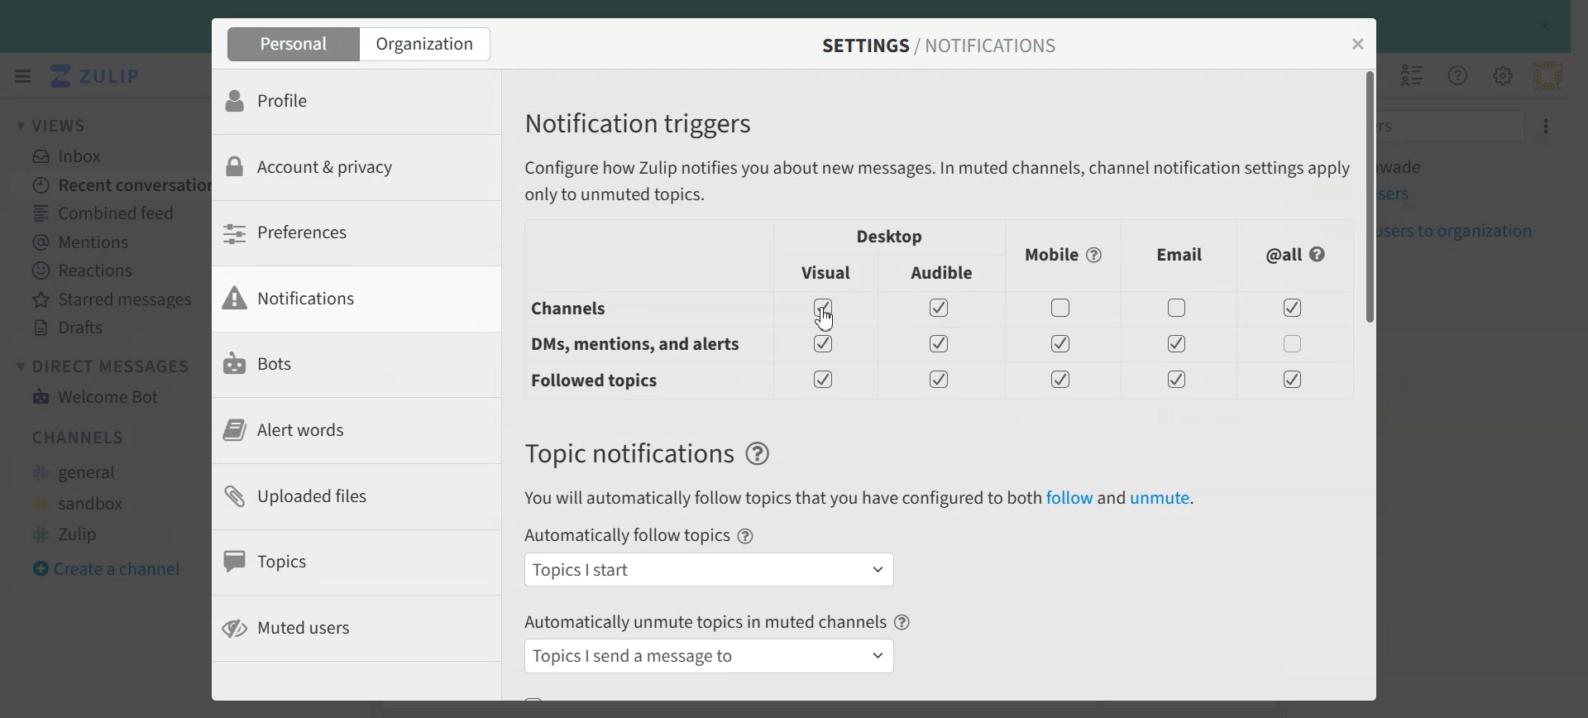  I want to click on All, so click(1298, 255).